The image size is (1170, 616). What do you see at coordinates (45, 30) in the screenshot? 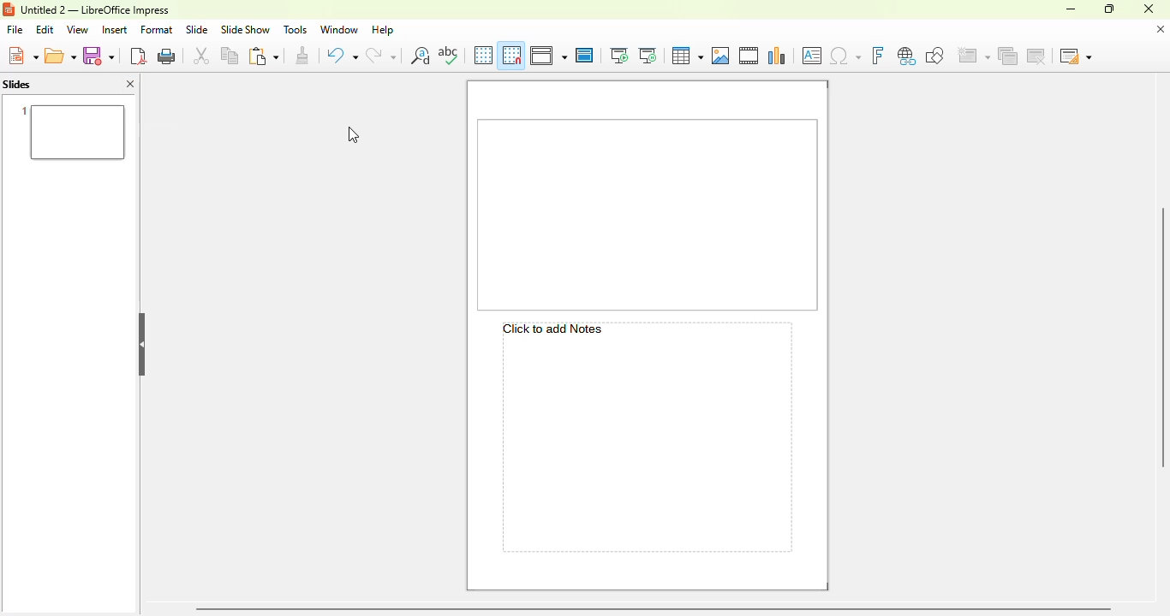
I see `edit` at bounding box center [45, 30].